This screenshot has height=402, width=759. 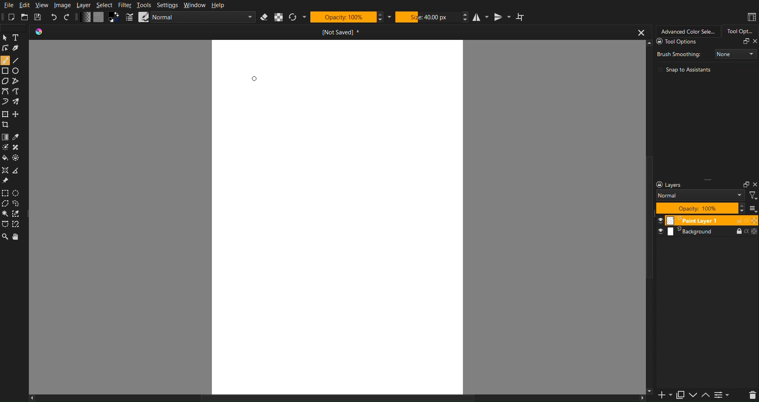 I want to click on Opacity, so click(x=342, y=17).